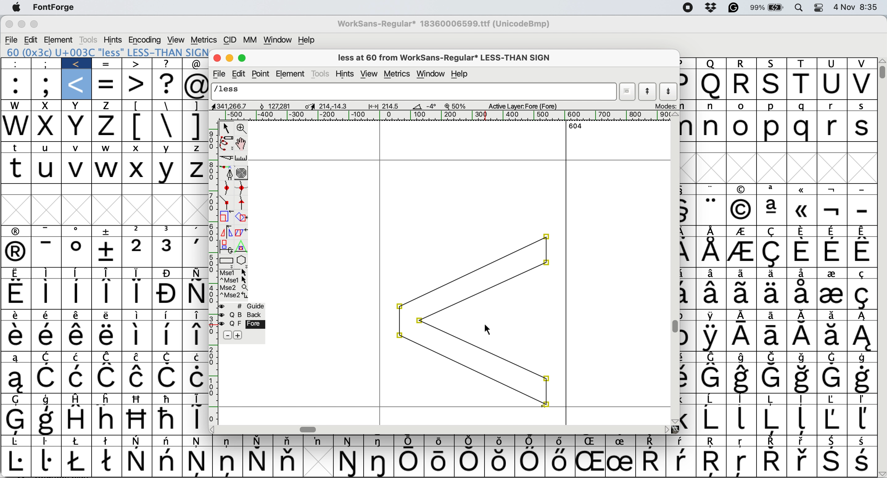 The height and width of the screenshot is (478, 887). Describe the element at coordinates (177, 39) in the screenshot. I see `view` at that location.